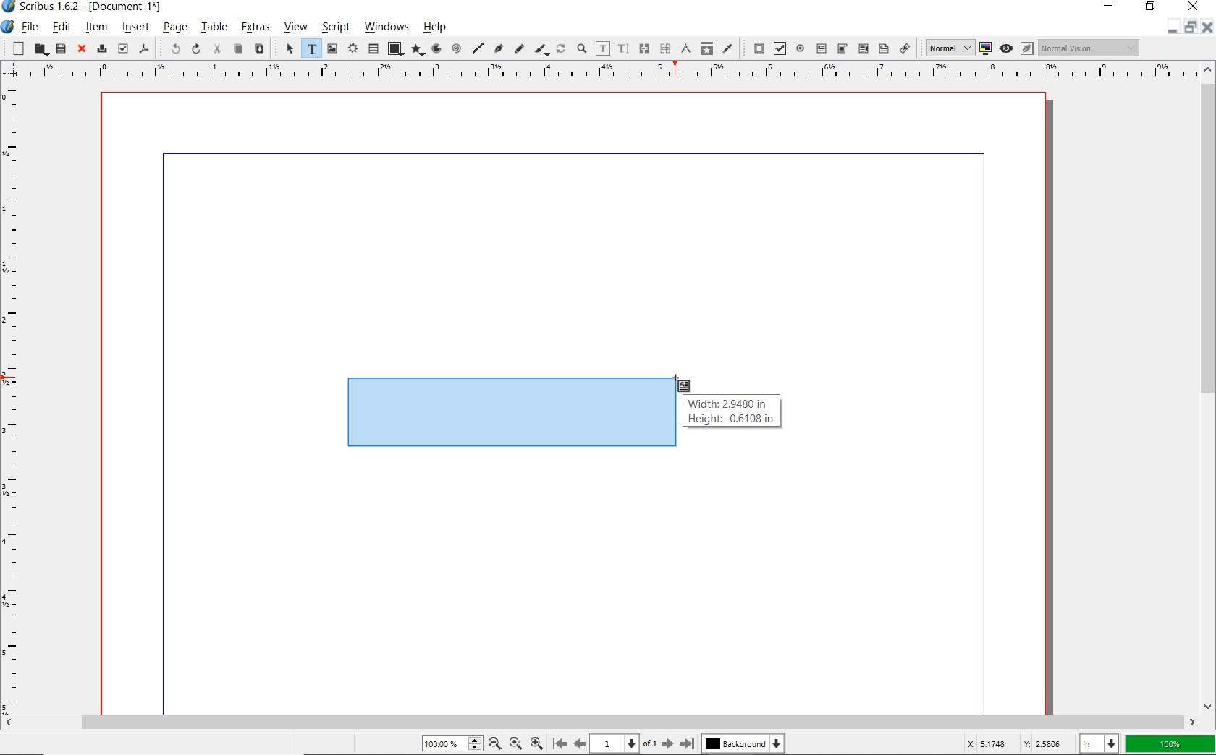  Describe the element at coordinates (311, 49) in the screenshot. I see `text frame` at that location.